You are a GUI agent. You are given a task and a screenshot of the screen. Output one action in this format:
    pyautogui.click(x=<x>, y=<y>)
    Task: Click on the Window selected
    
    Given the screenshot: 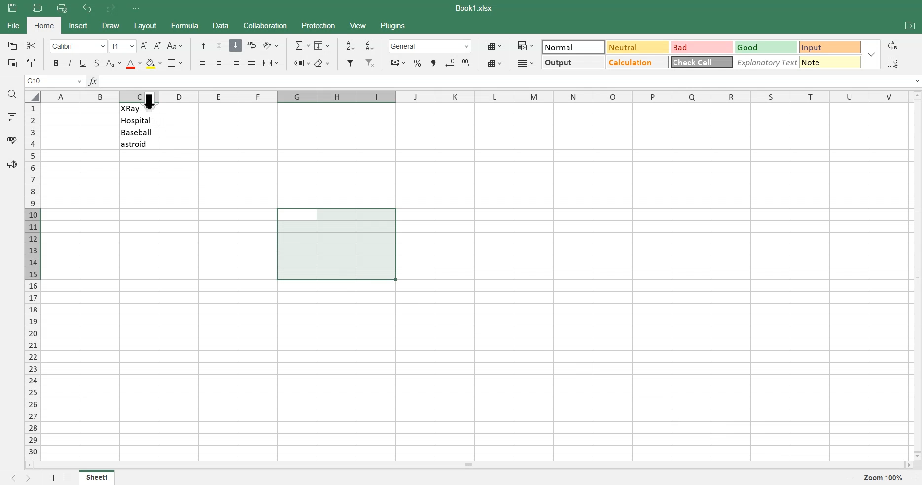 What is the action you would take?
    pyautogui.click(x=334, y=244)
    